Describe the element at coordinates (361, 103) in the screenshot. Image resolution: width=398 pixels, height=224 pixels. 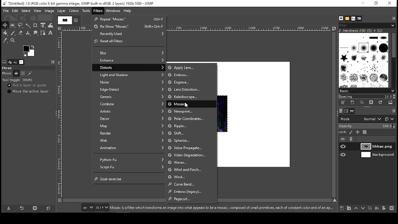
I see `duplicate this brush` at that location.